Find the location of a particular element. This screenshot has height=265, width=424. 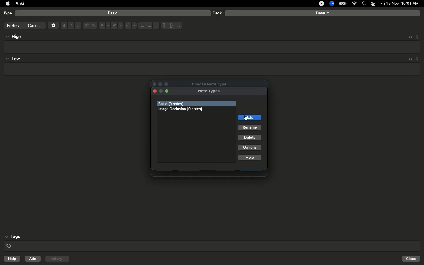

Rename is located at coordinates (250, 128).